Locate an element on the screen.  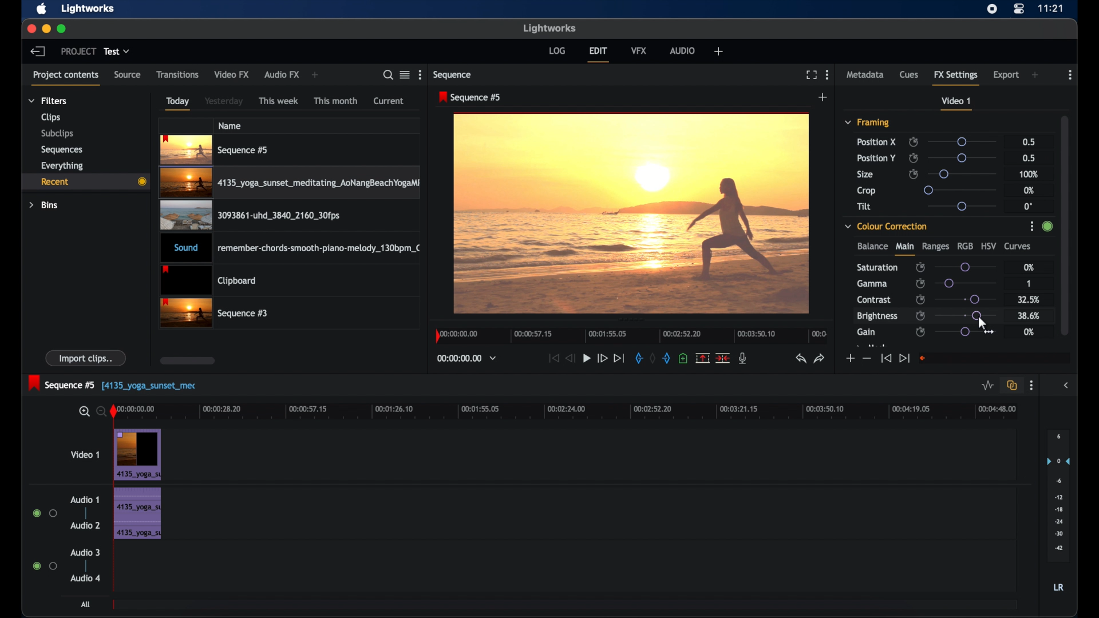
sidebar is located at coordinates (1068, 386).